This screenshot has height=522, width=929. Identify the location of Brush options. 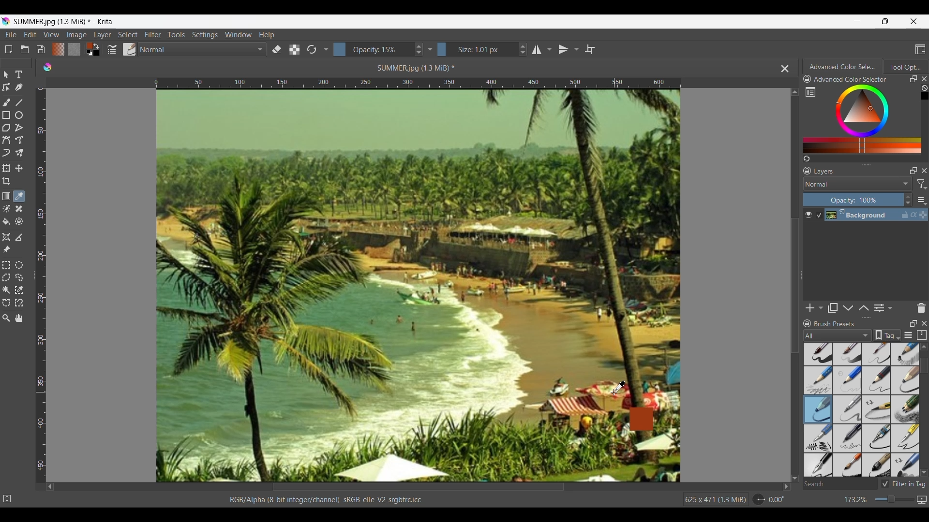
(861, 410).